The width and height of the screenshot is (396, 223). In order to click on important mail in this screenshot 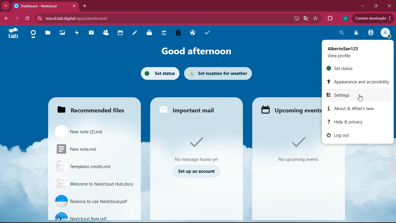, I will do `click(194, 109)`.